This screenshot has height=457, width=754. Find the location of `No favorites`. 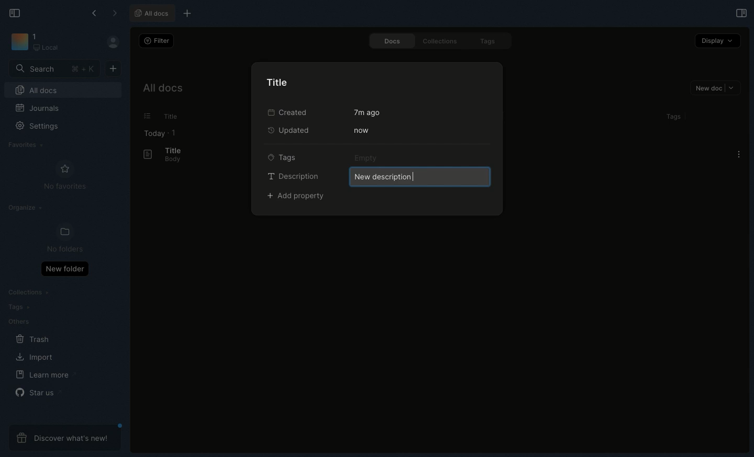

No favorites is located at coordinates (65, 175).